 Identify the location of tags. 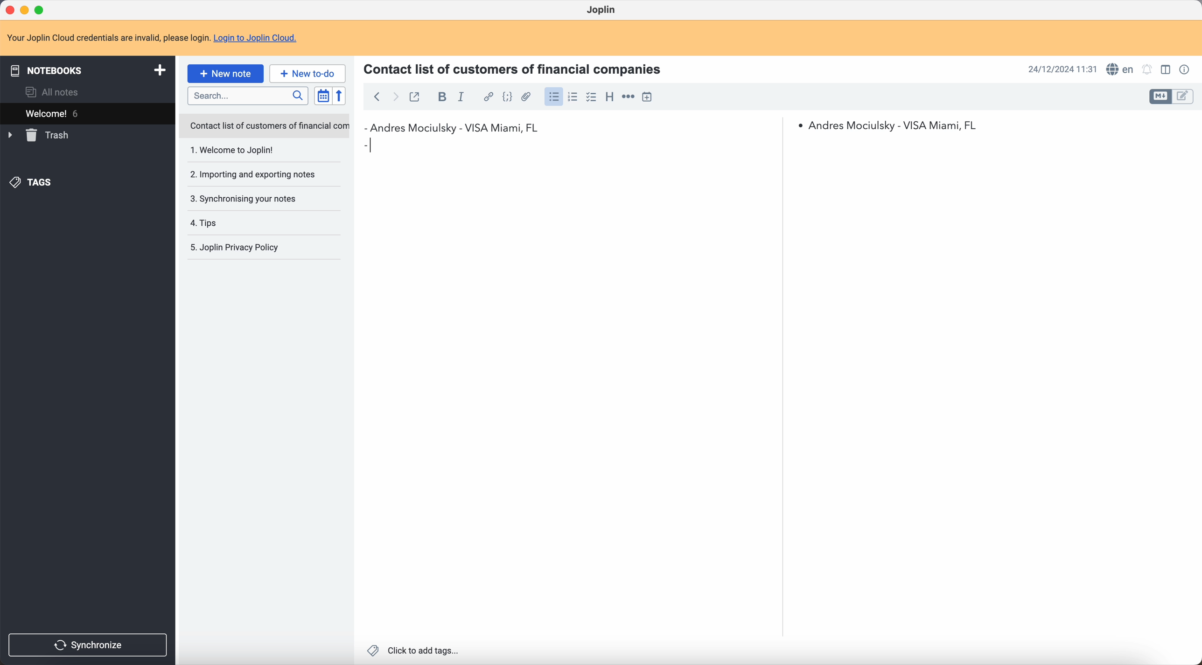
(33, 183).